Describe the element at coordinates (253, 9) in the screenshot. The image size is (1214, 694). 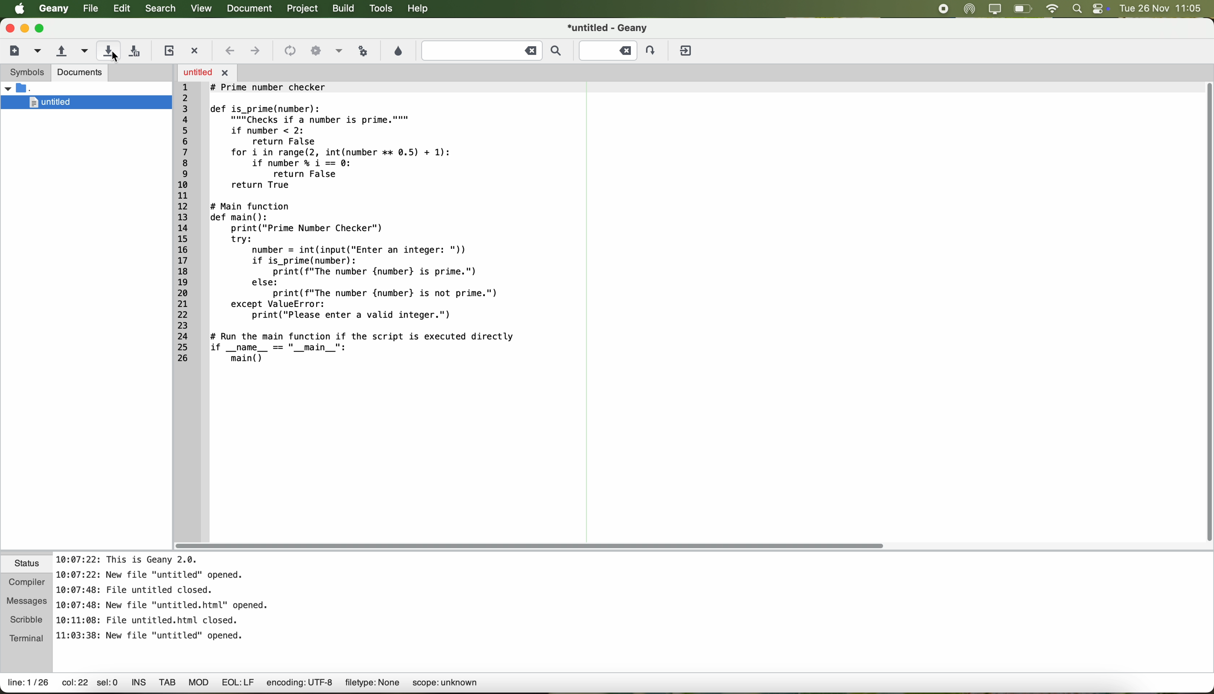
I see `document` at that location.